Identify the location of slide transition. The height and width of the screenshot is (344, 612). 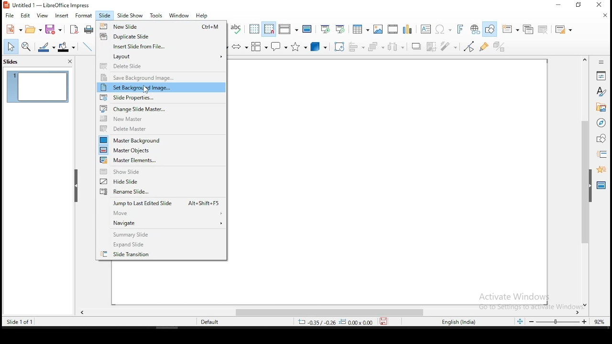
(601, 155).